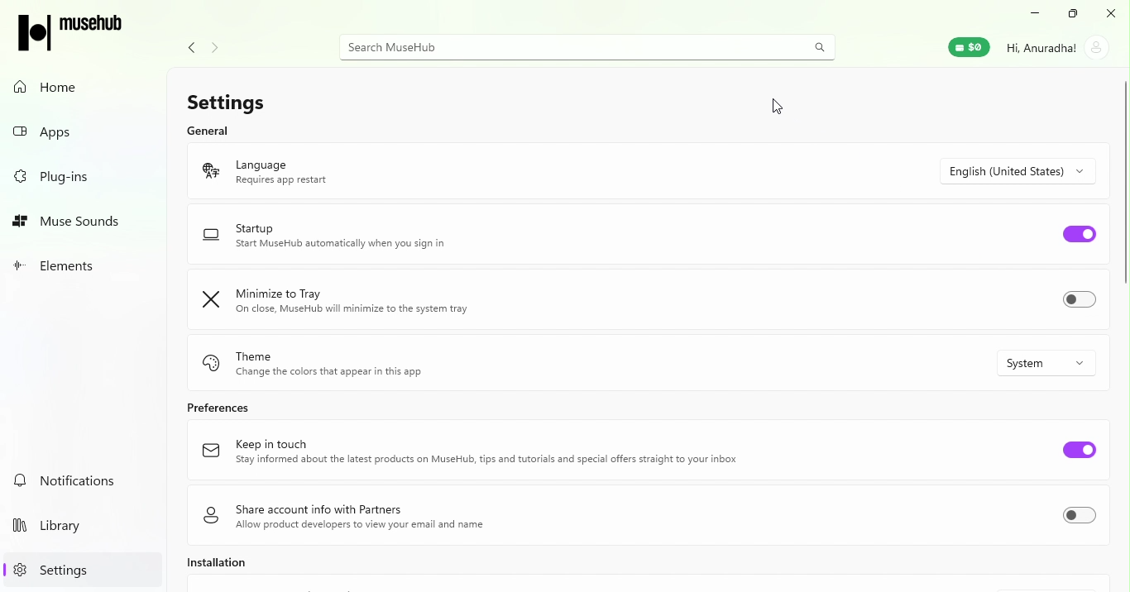 Image resolution: width=1130 pixels, height=592 pixels. I want to click on scroll bar, so click(1123, 184).